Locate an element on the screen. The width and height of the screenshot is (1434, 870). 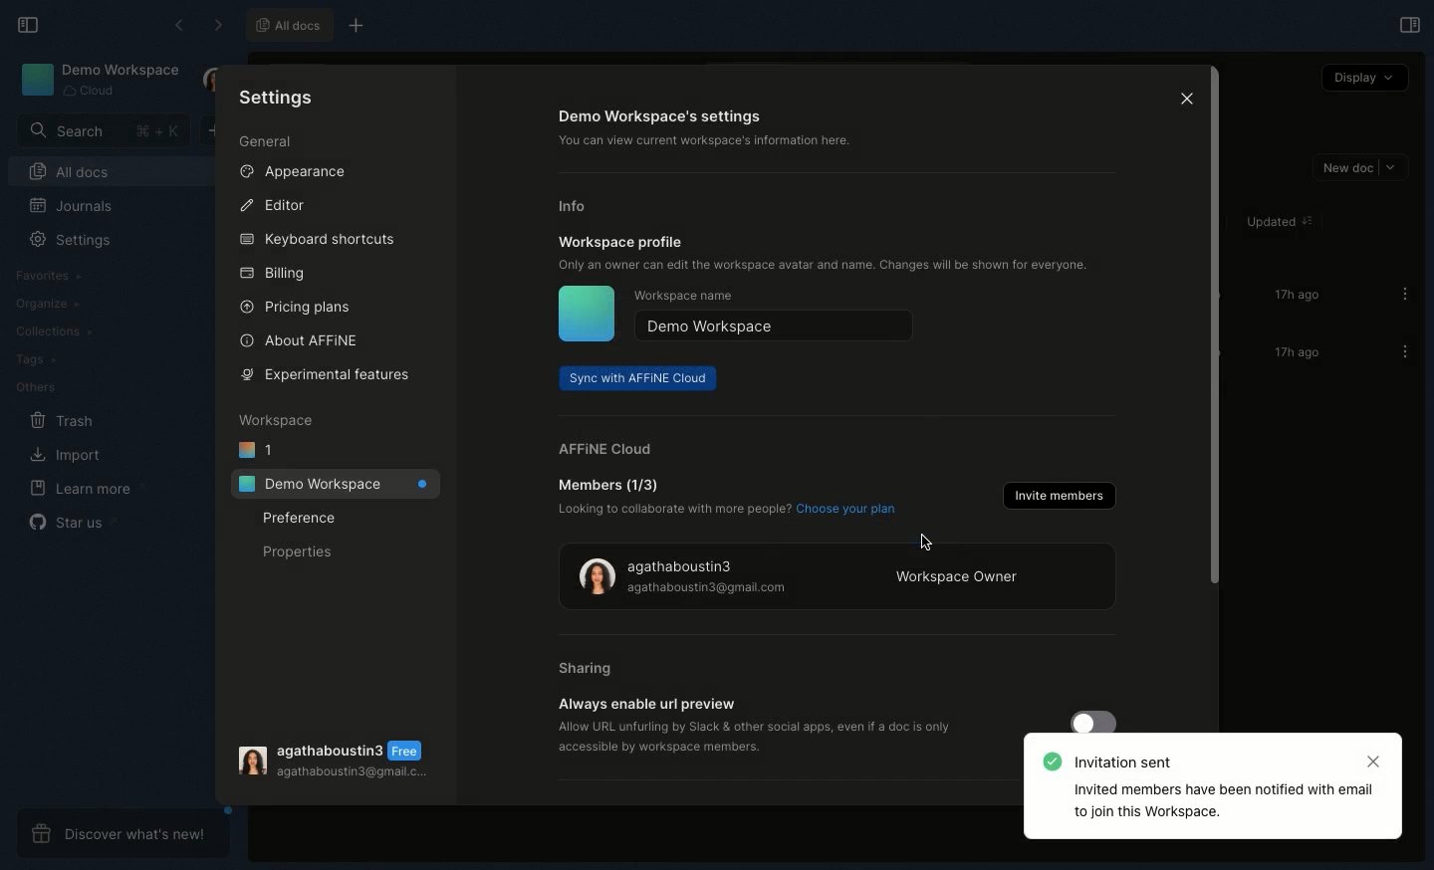
Display is located at coordinates (1363, 77).